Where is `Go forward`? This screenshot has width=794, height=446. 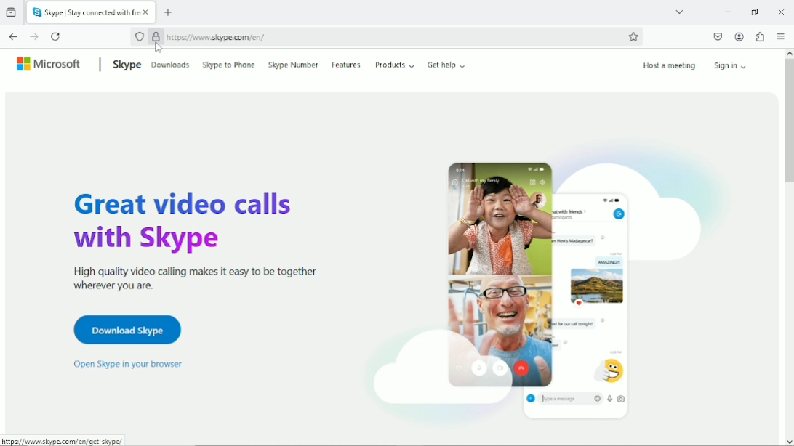
Go forward is located at coordinates (33, 36).